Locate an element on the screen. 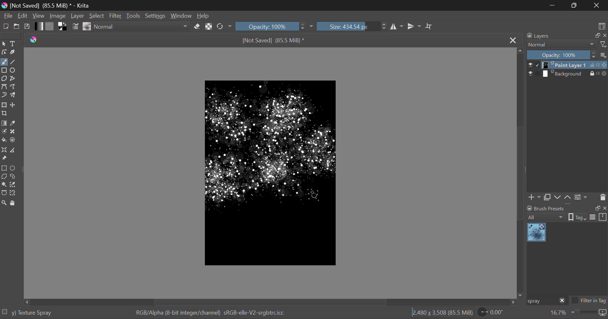 This screenshot has height=319, width=608. actions is located at coordinates (598, 65).